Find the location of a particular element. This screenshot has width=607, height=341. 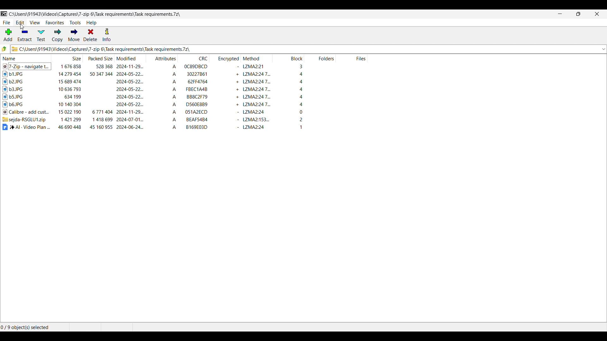

image 3 is located at coordinates (19, 89).